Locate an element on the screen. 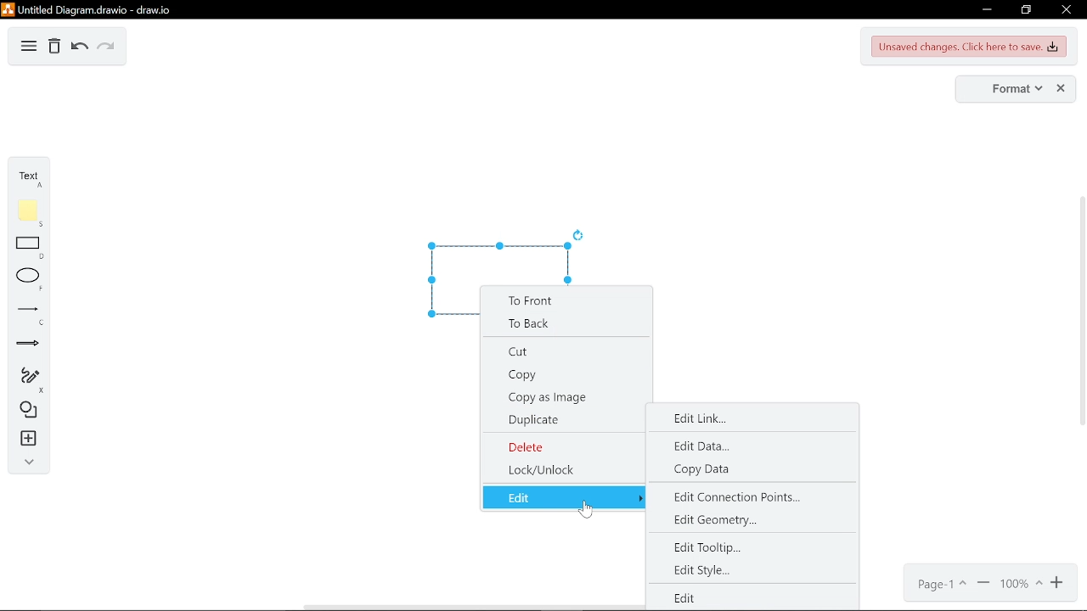  zoom in is located at coordinates (1059, 583).